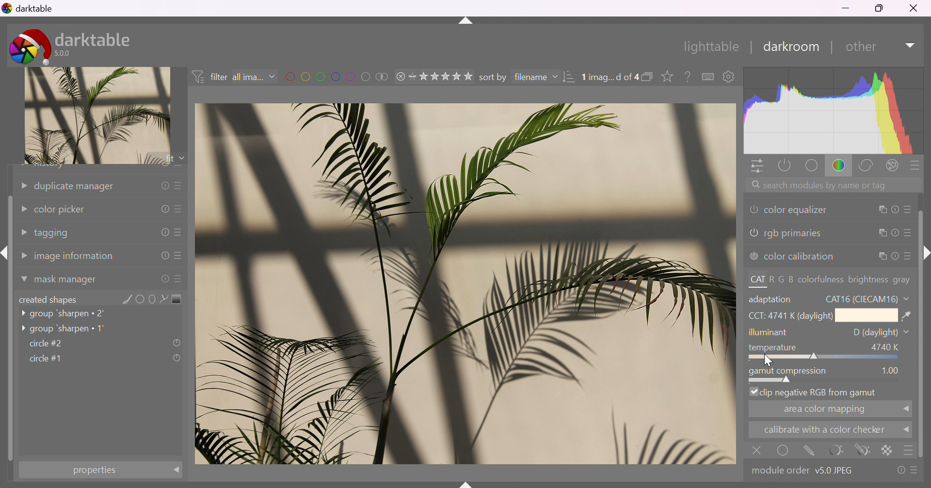 The height and width of the screenshot is (488, 931). What do you see at coordinates (847, 8) in the screenshot?
I see `minimize` at bounding box center [847, 8].